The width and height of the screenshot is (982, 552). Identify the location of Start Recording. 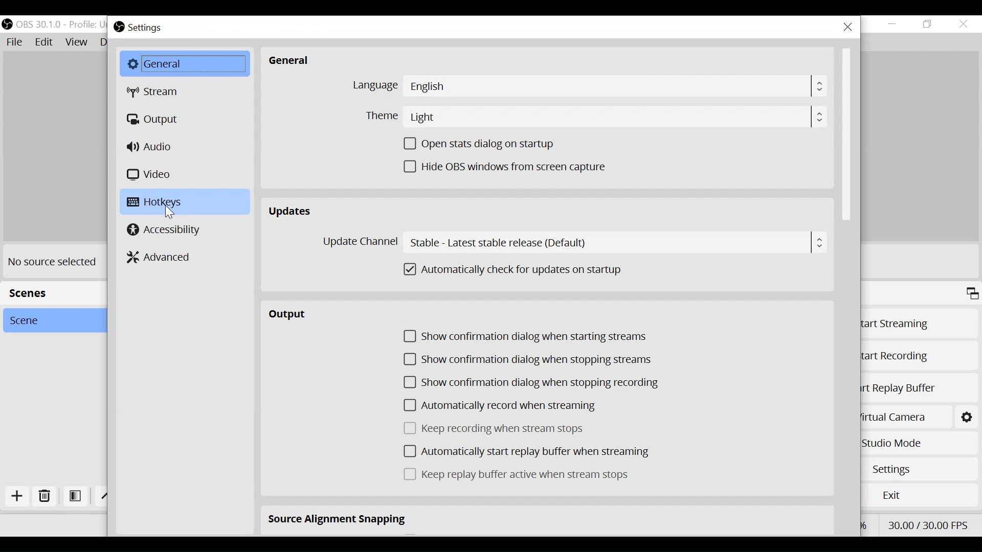
(917, 358).